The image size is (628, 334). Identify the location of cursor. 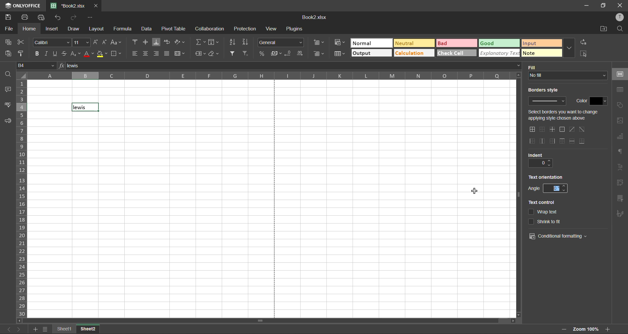
(474, 191).